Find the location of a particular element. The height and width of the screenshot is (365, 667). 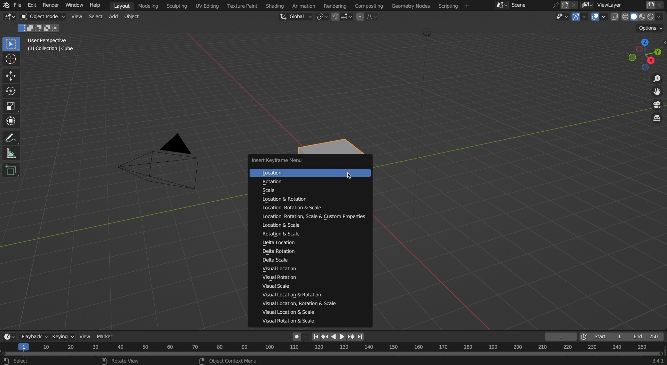

More layers is located at coordinates (586, 5).